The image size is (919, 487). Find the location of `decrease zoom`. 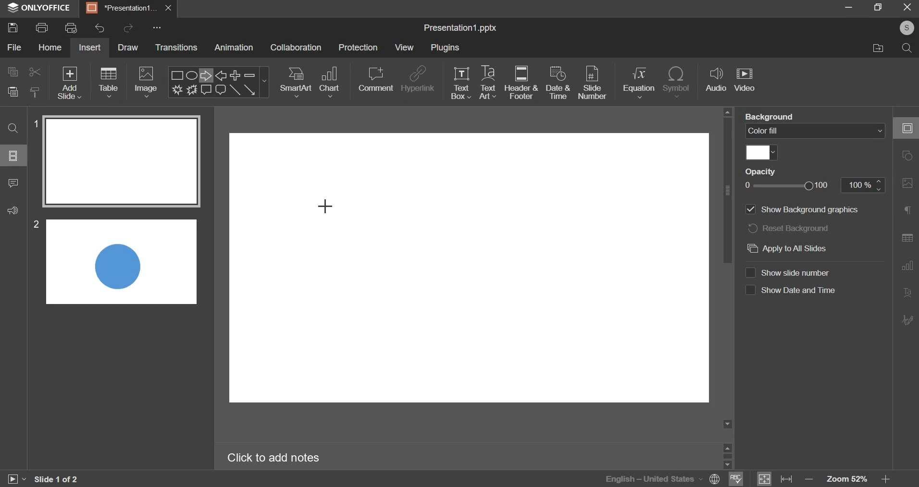

decrease zoom is located at coordinates (809, 479).